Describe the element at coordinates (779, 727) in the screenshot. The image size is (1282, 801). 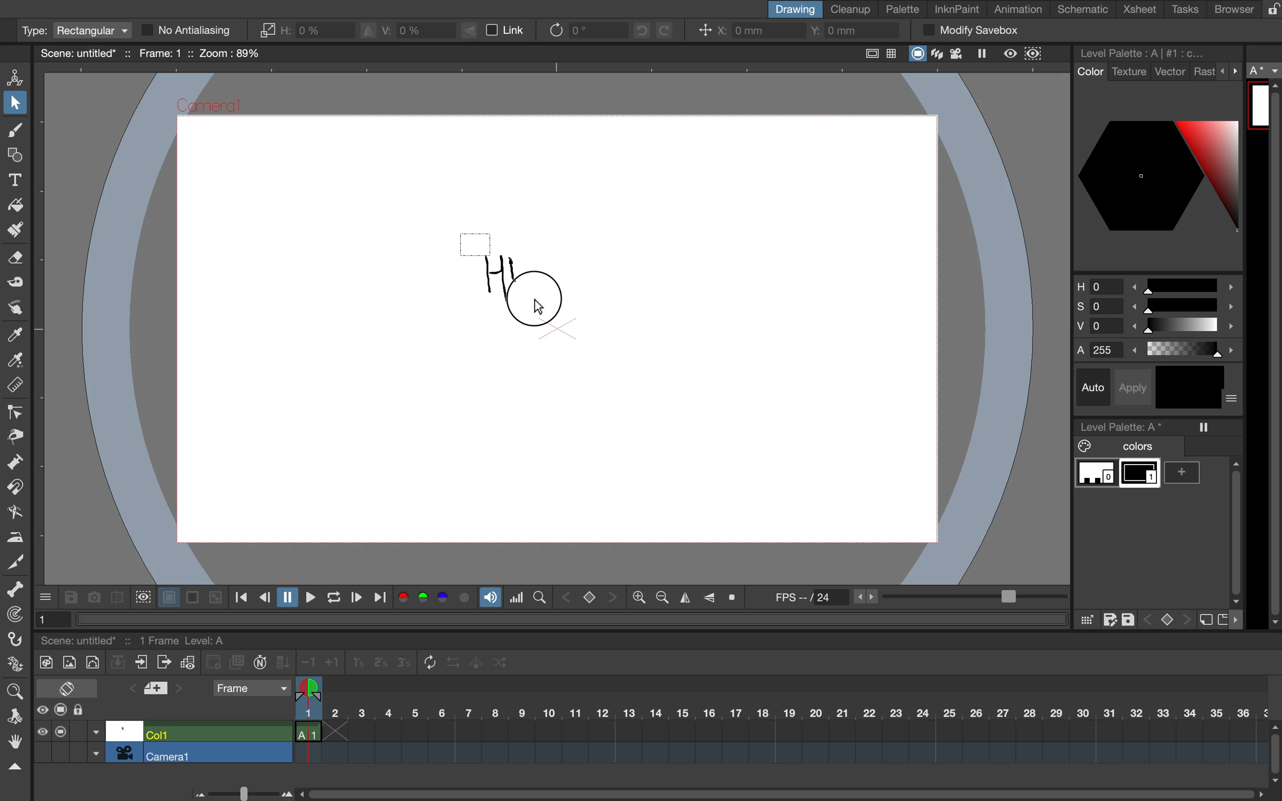
I see `timeline scale` at that location.